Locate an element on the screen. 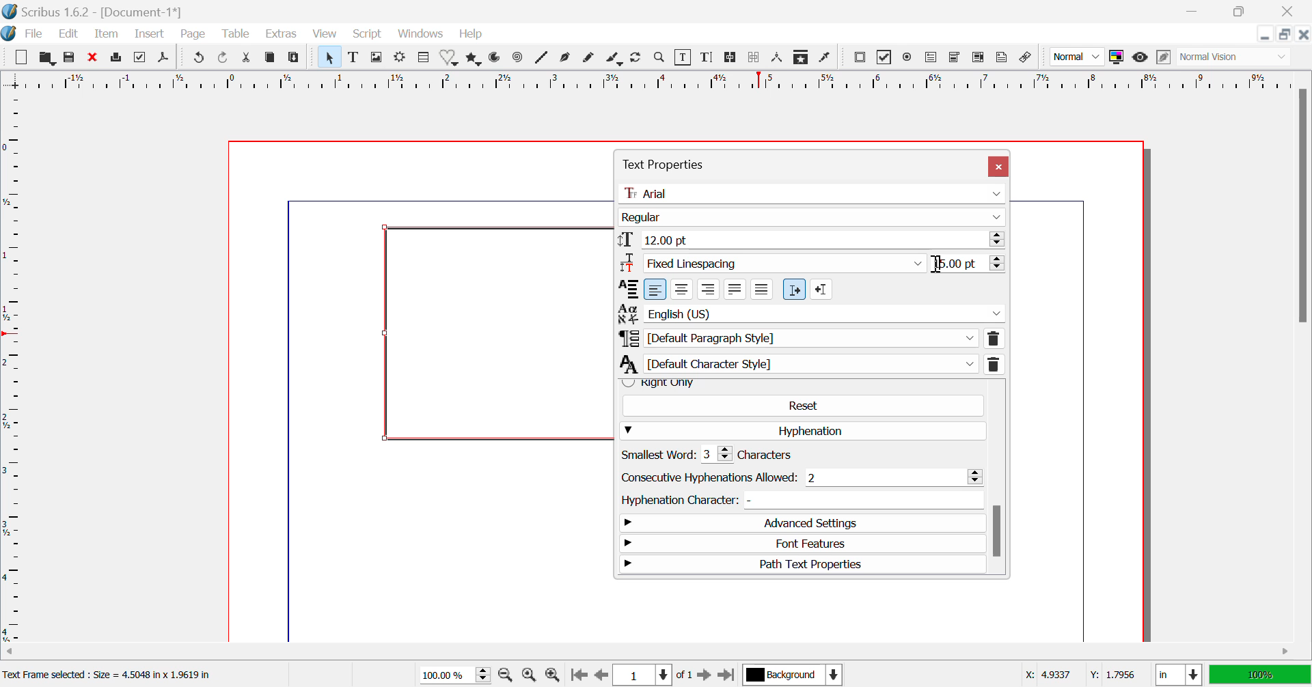  Insert is located at coordinates (151, 34).